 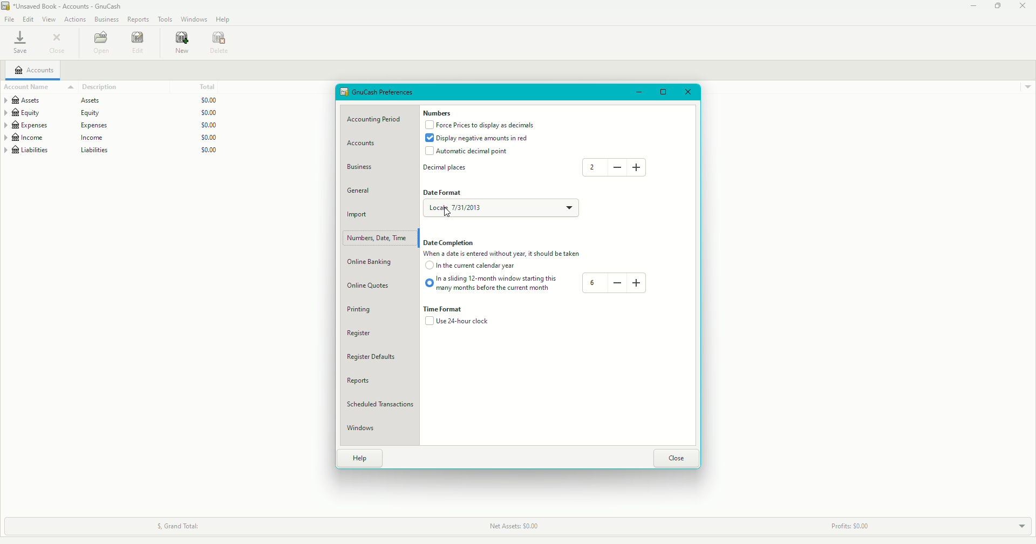 What do you see at coordinates (358, 215) in the screenshot?
I see `Import` at bounding box center [358, 215].